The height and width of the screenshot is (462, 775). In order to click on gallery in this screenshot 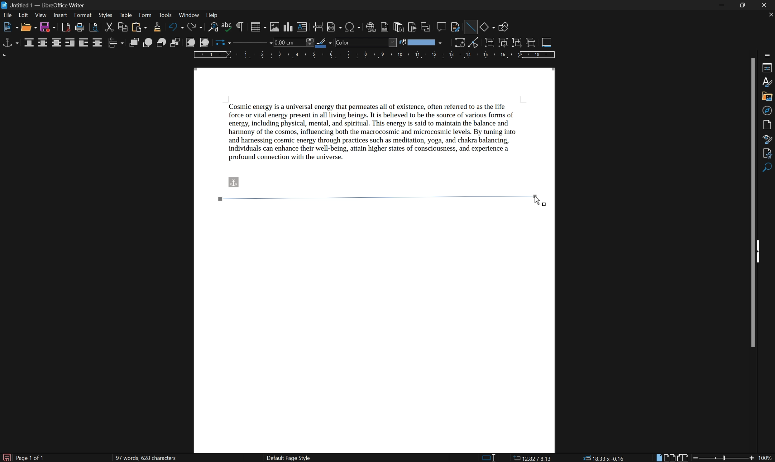, I will do `click(767, 97)`.